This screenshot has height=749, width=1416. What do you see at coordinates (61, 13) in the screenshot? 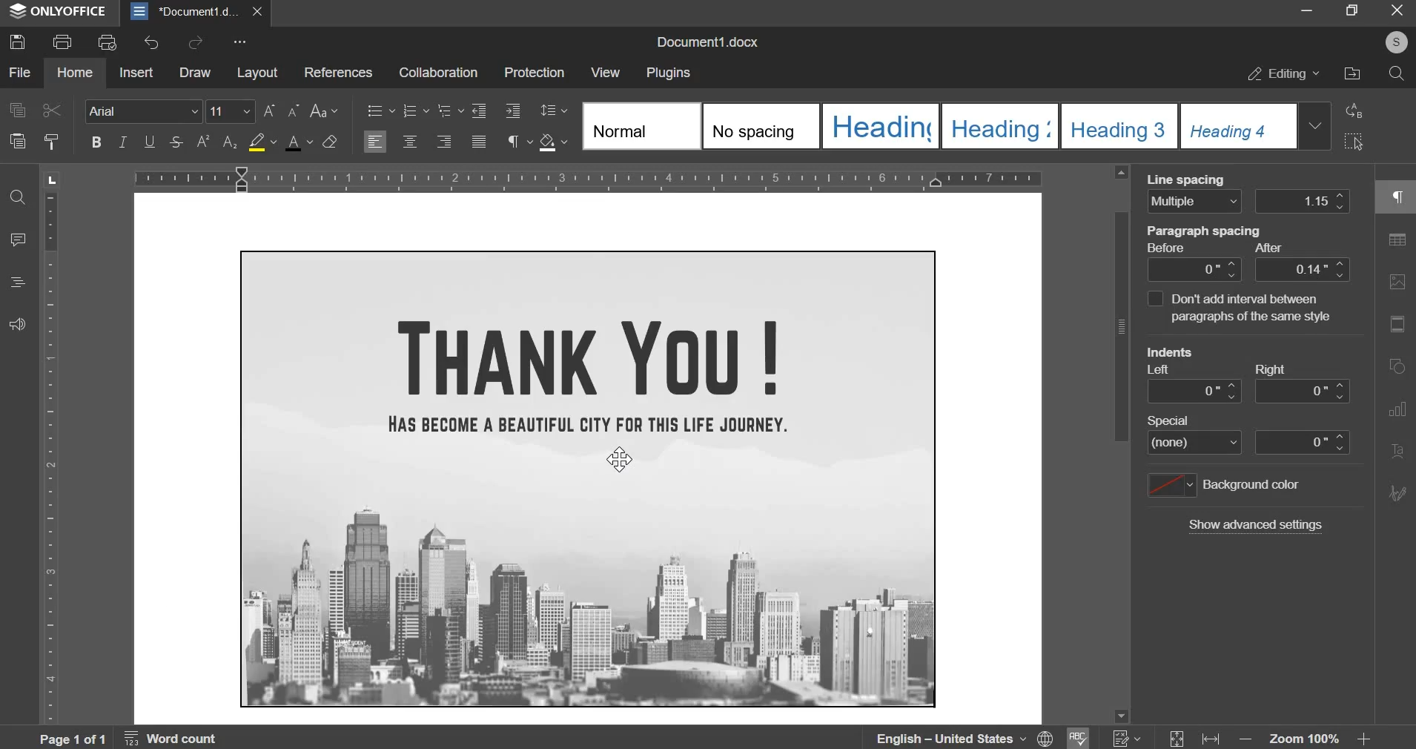
I see `ONLYOFFICE` at bounding box center [61, 13].